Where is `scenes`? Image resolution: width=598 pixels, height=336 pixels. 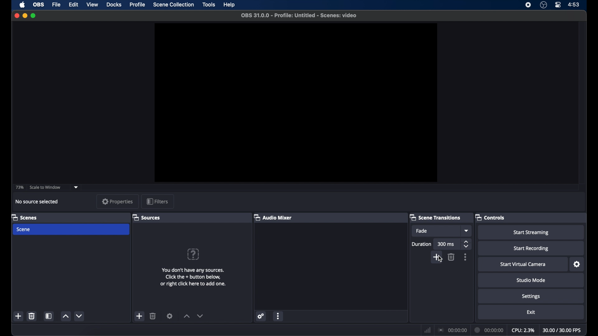
scenes is located at coordinates (24, 217).